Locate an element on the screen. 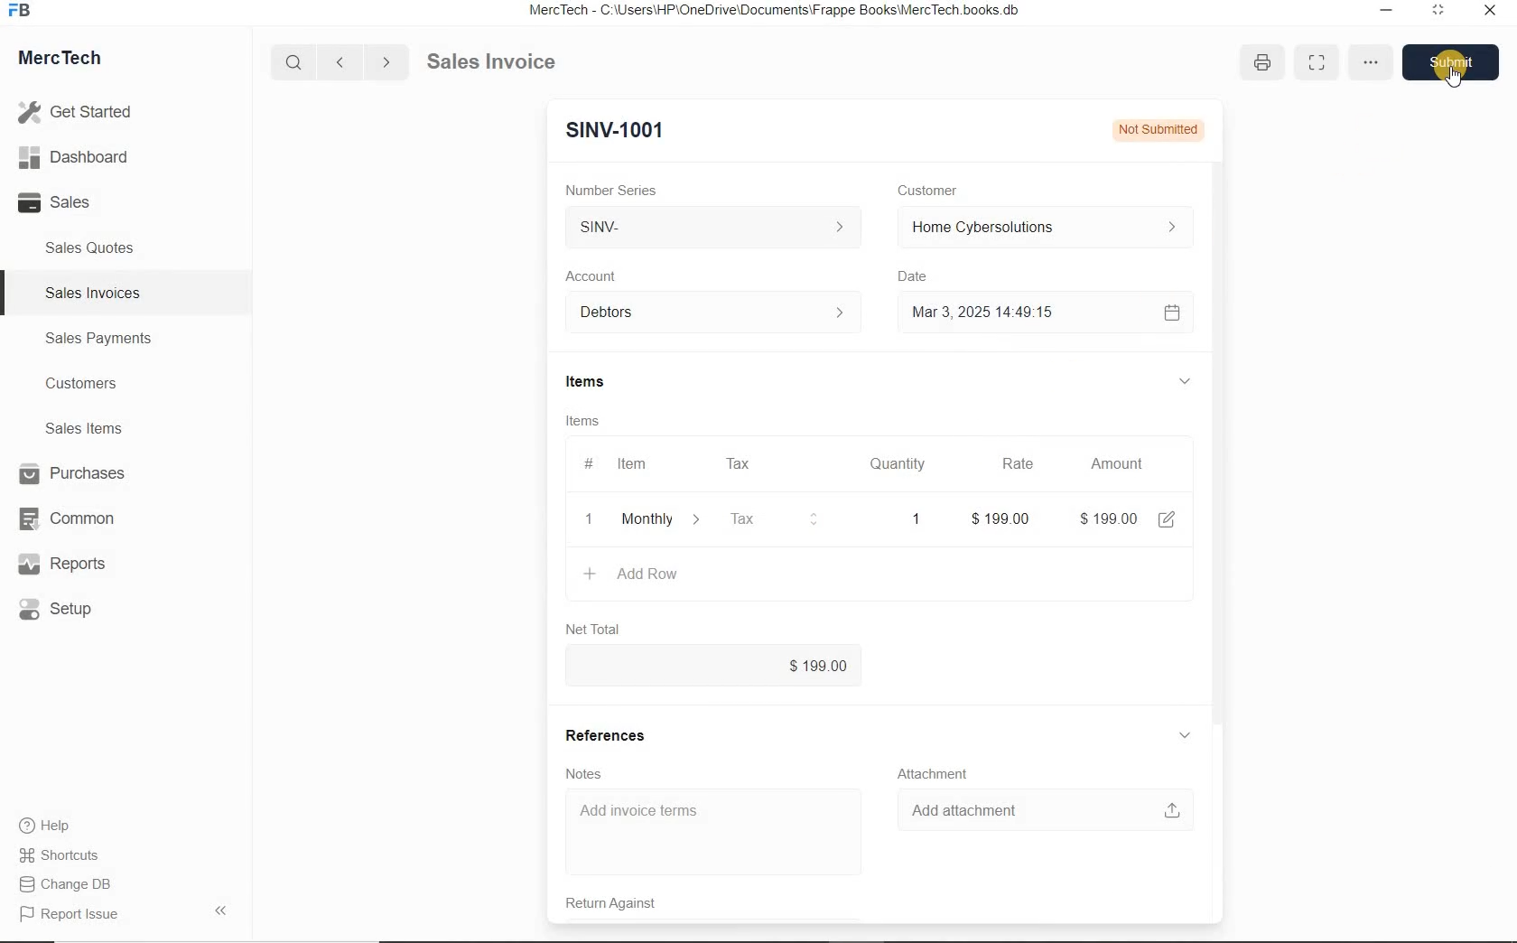 This screenshot has height=943, width=1517. Minimize is located at coordinates (1386, 13).